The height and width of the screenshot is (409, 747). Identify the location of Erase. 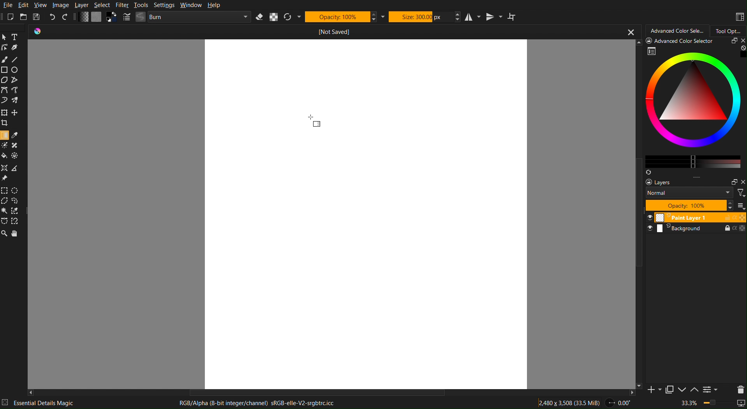
(261, 17).